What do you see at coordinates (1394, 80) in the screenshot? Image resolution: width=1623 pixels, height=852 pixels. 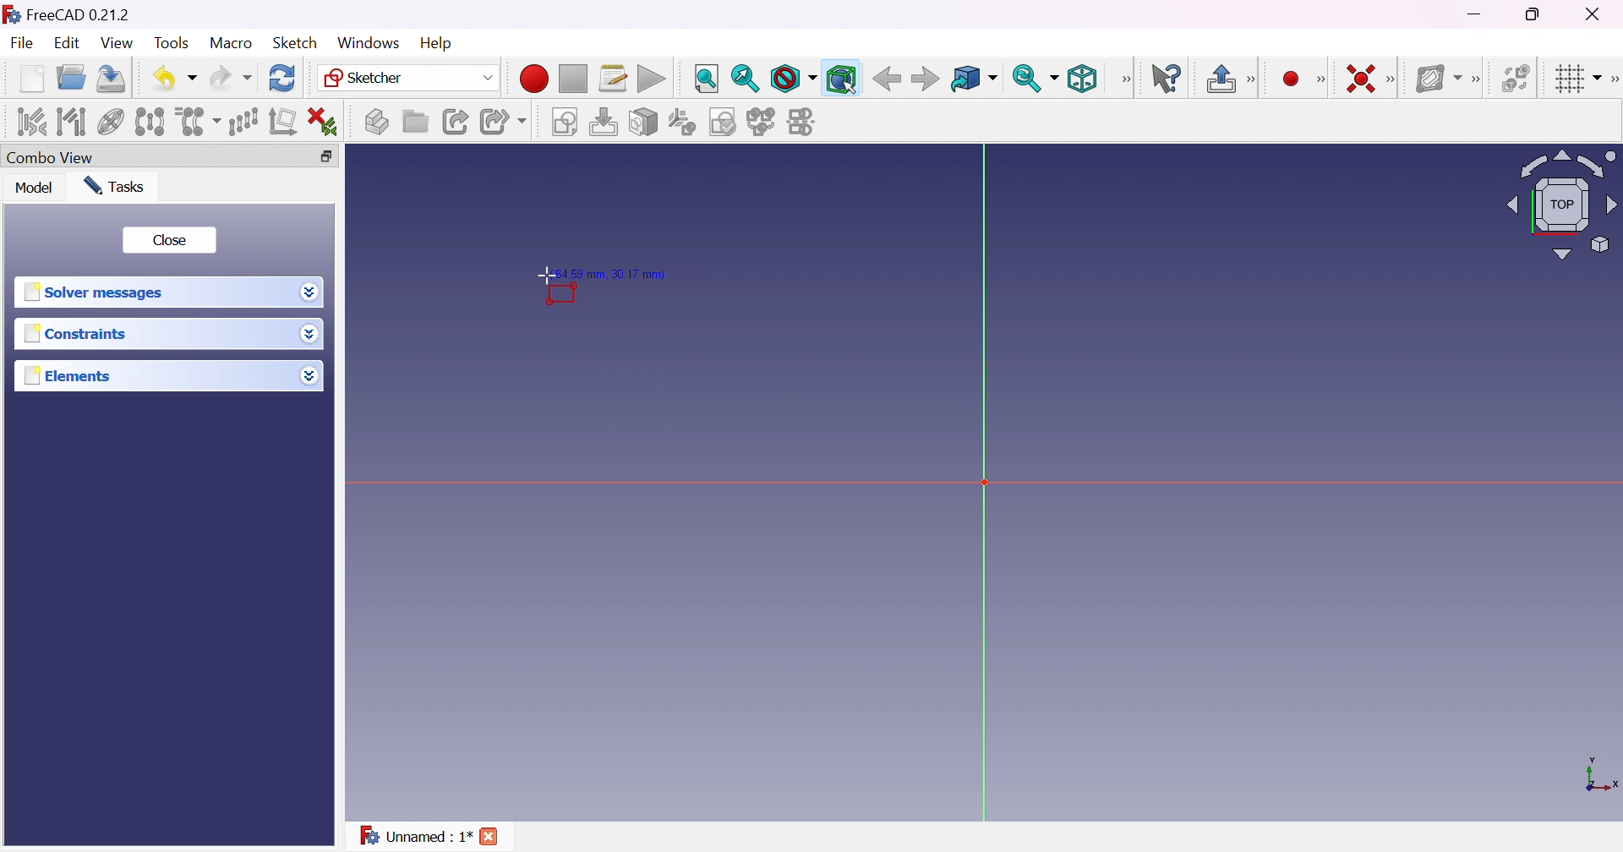 I see `[Sketcher constraints]` at bounding box center [1394, 80].